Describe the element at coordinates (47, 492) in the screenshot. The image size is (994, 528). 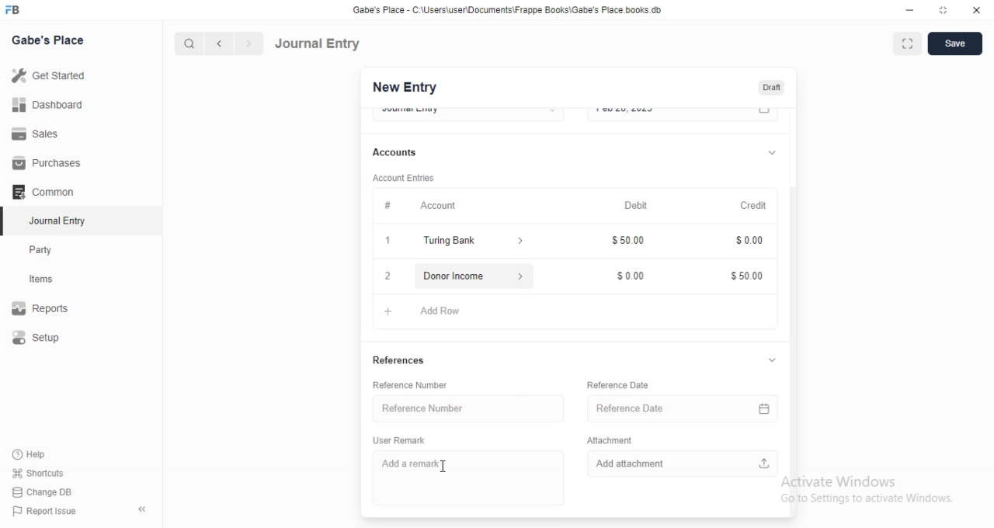
I see `Change DB` at that location.